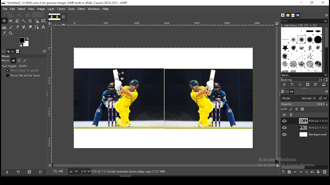  I want to click on layer, so click(313, 135).